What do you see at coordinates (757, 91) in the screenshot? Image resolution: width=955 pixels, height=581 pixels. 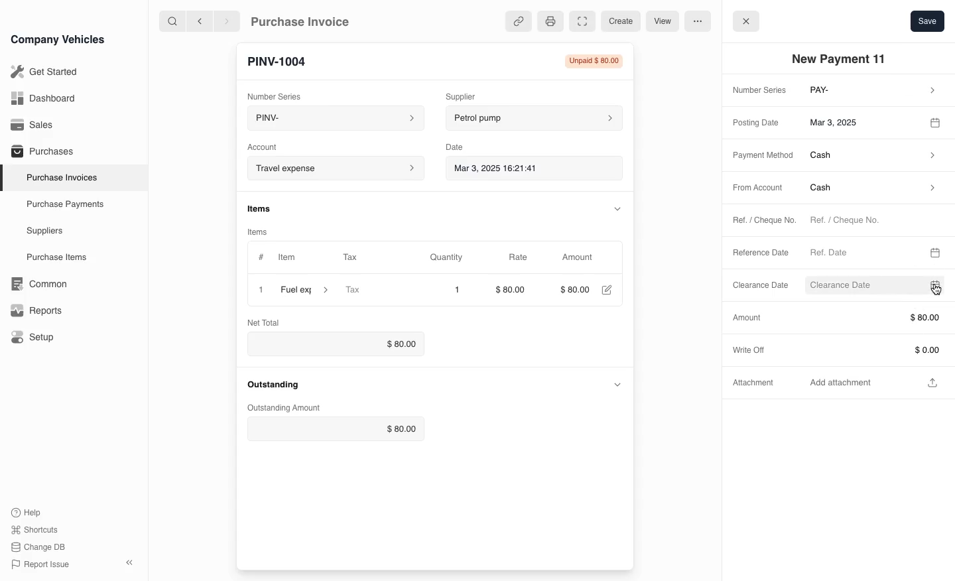 I see `Number Series` at bounding box center [757, 91].